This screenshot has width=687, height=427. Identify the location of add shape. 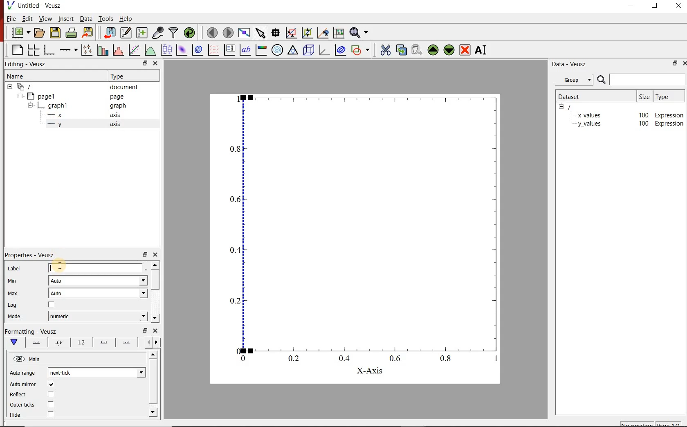
(361, 50).